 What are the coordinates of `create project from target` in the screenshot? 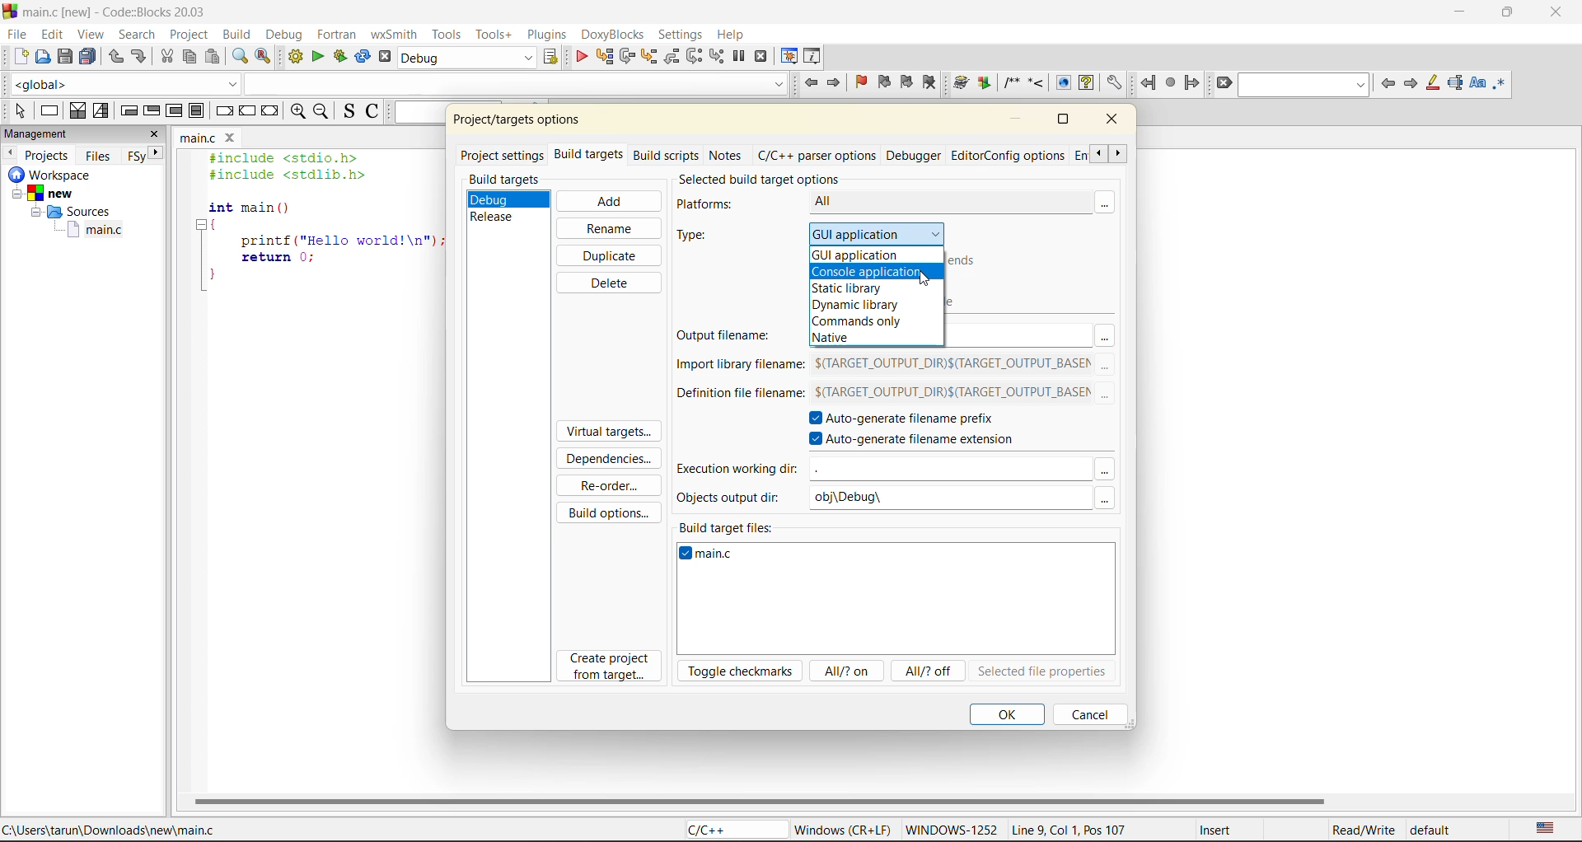 It's located at (611, 667).